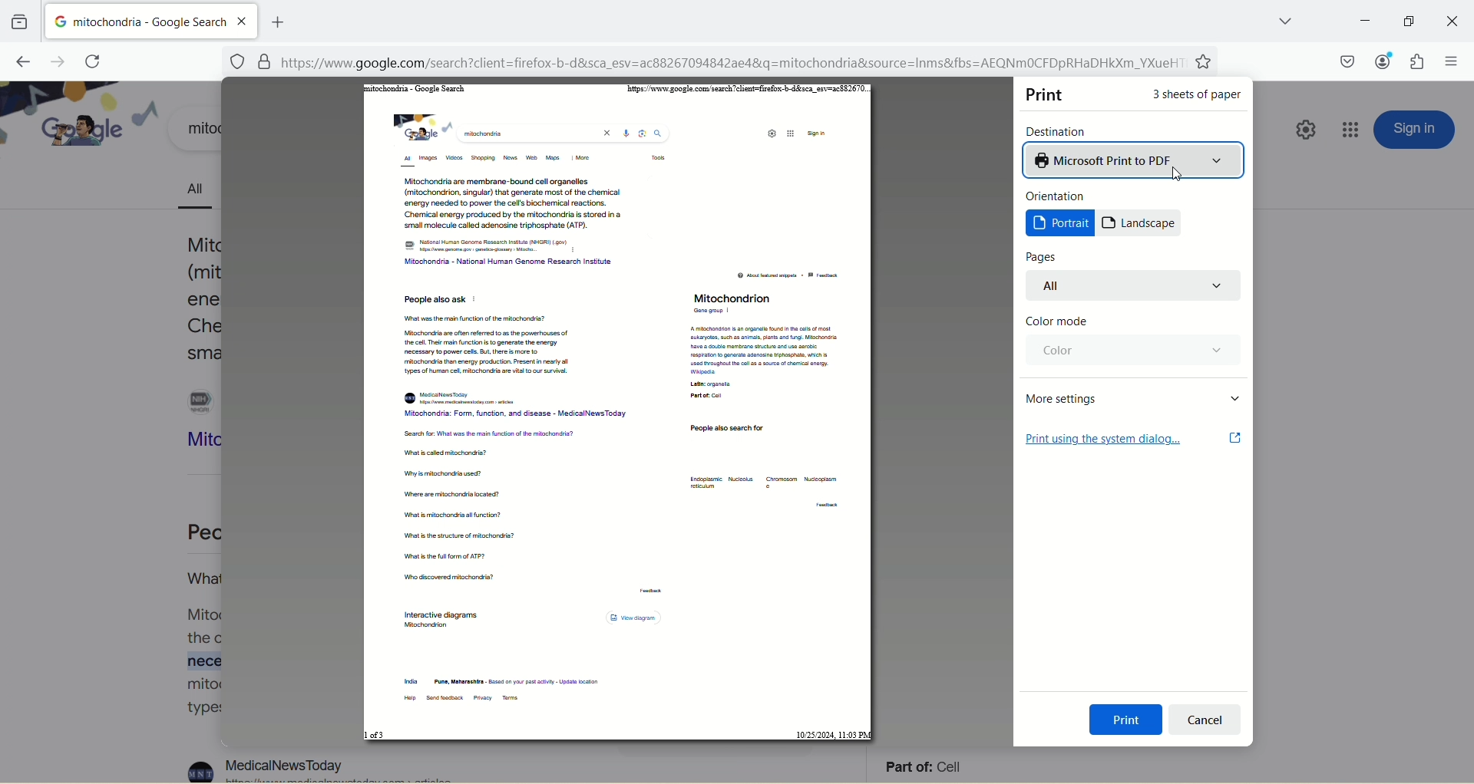 The image size is (1474, 784). Describe the element at coordinates (1175, 174) in the screenshot. I see `cursor` at that location.